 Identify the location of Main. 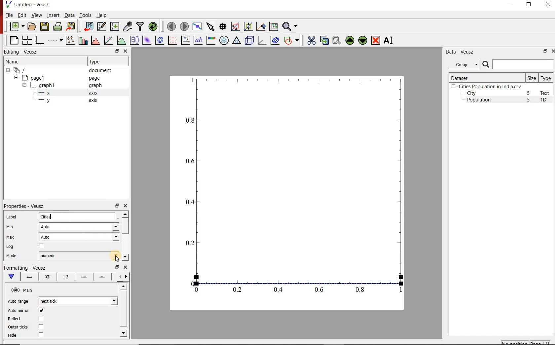
(22, 290).